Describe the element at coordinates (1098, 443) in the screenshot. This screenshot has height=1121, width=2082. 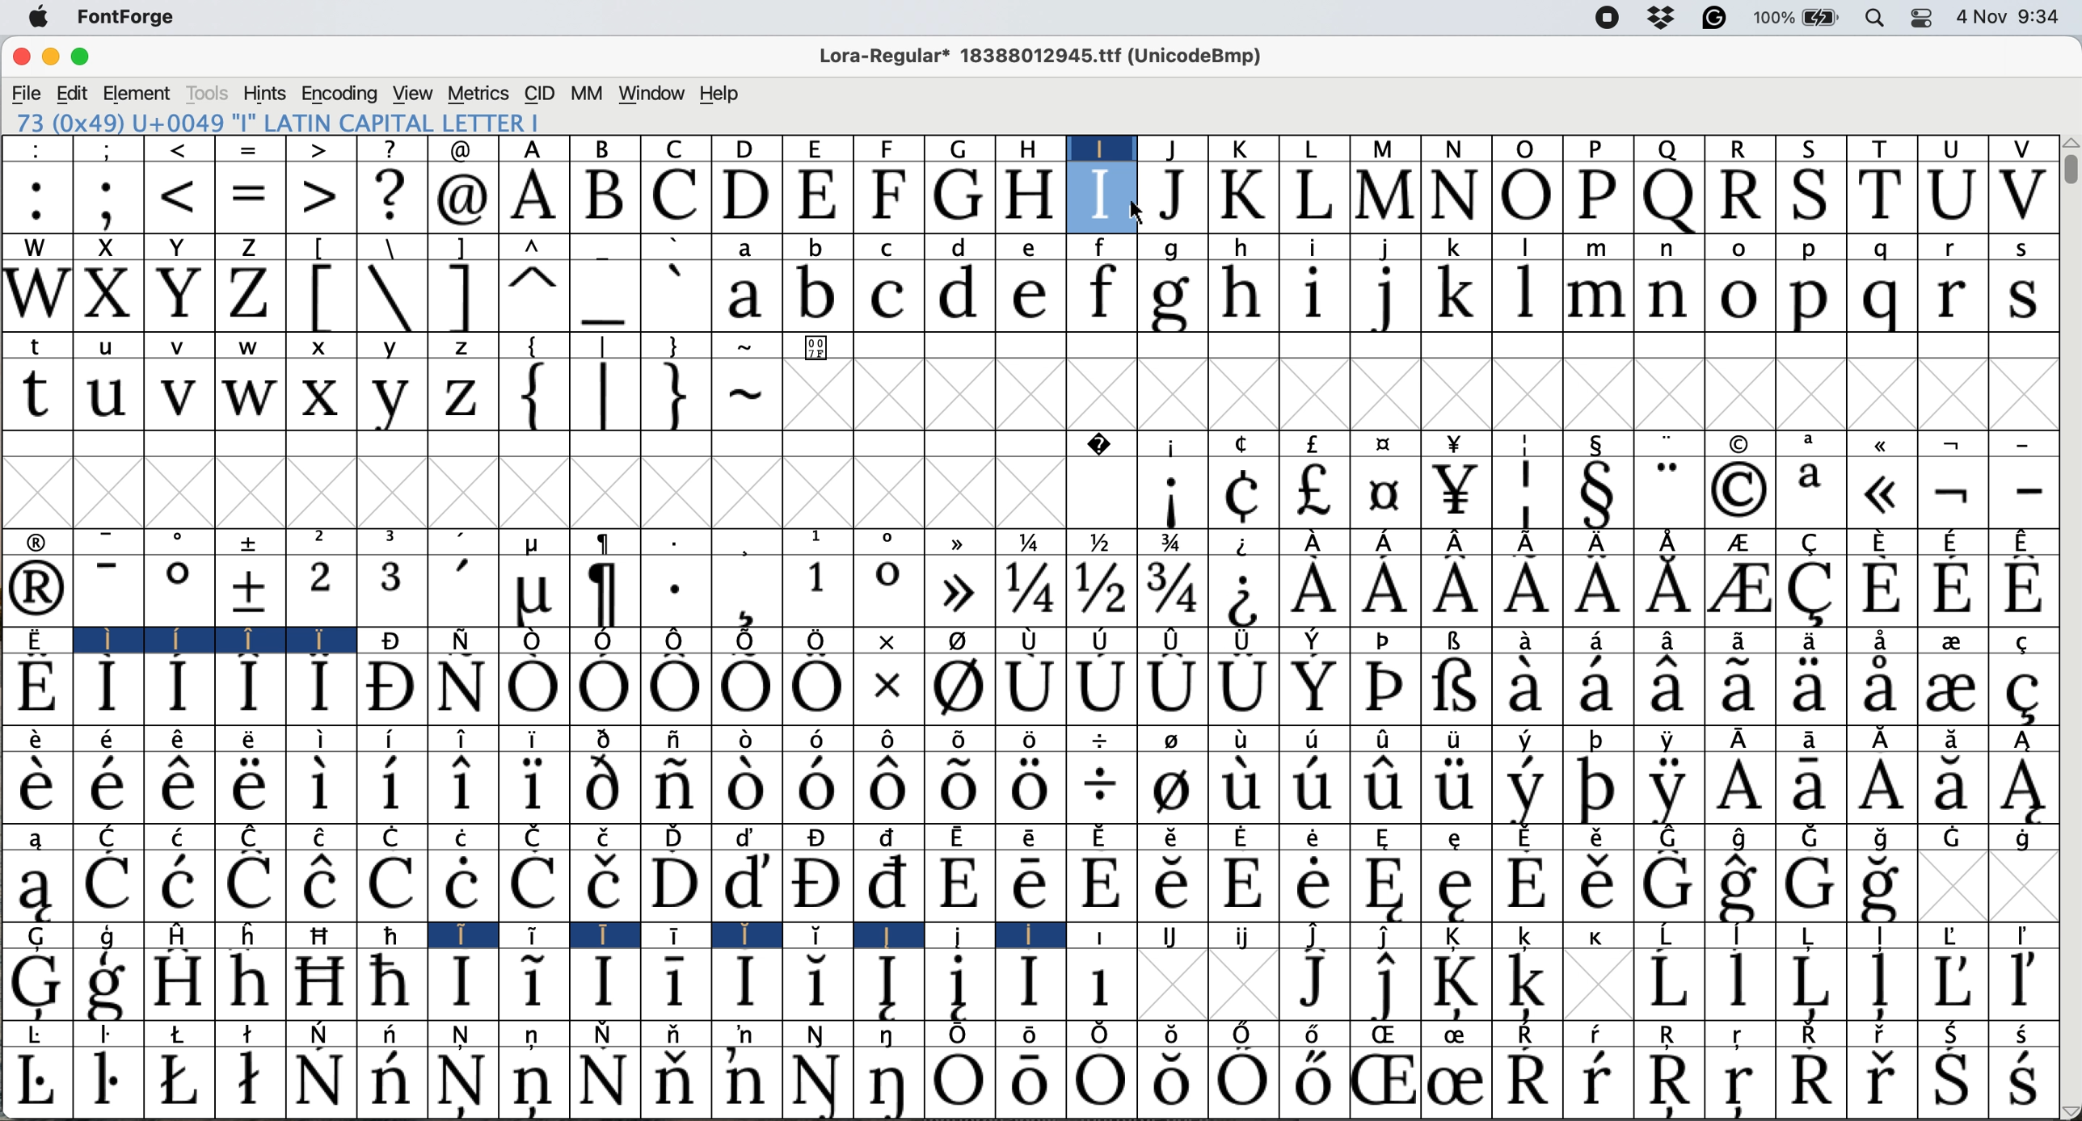
I see `symbol` at that location.